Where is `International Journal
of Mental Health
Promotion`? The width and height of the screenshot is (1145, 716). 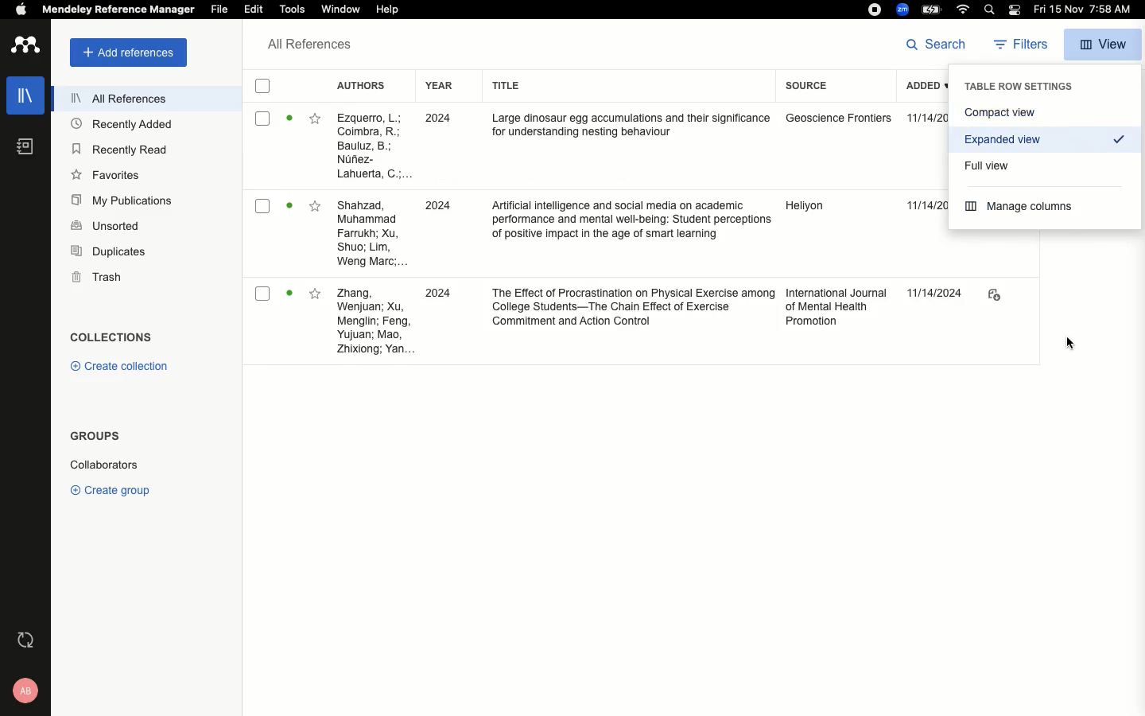 International Journal
of Mental Health
Promotion is located at coordinates (836, 308).